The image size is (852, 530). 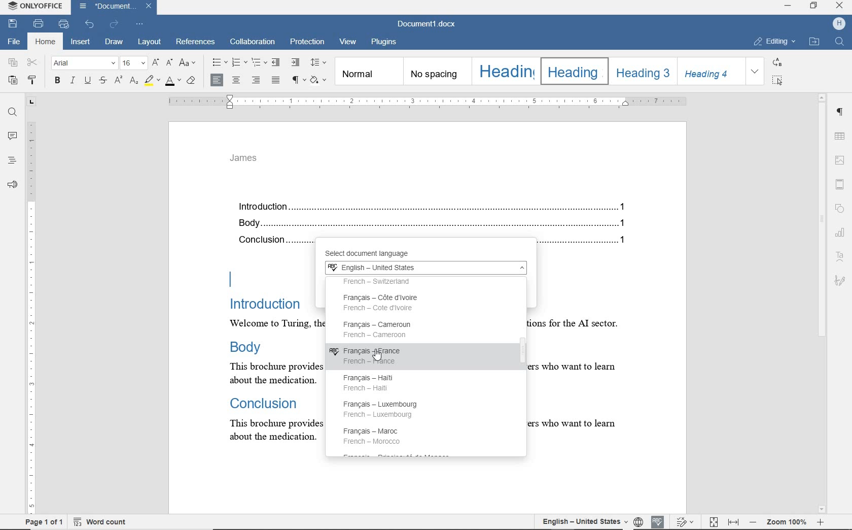 I want to click on comments, so click(x=12, y=136).